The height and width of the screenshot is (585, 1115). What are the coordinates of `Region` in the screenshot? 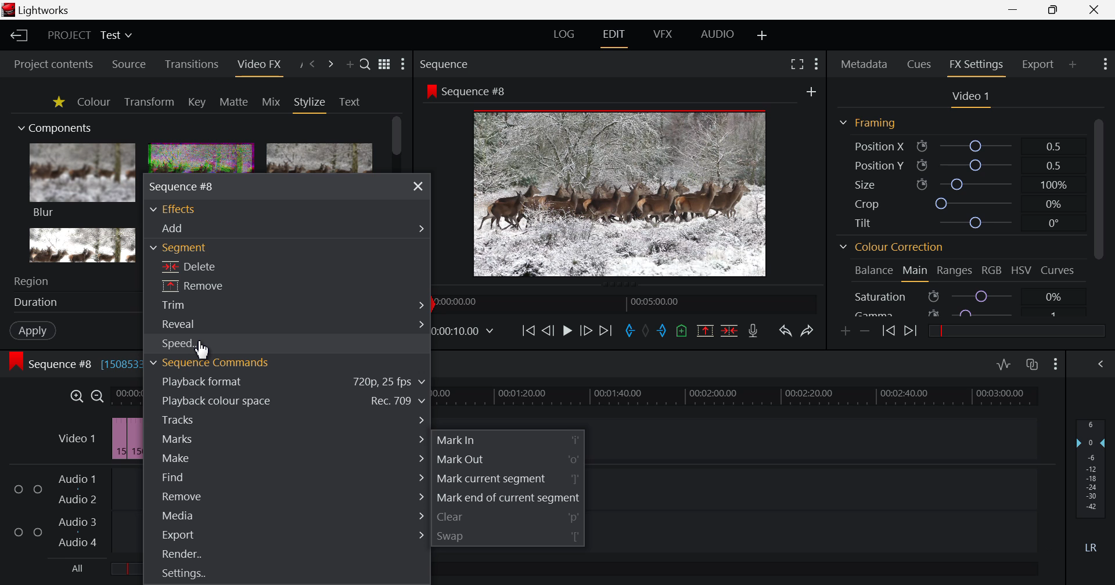 It's located at (67, 281).